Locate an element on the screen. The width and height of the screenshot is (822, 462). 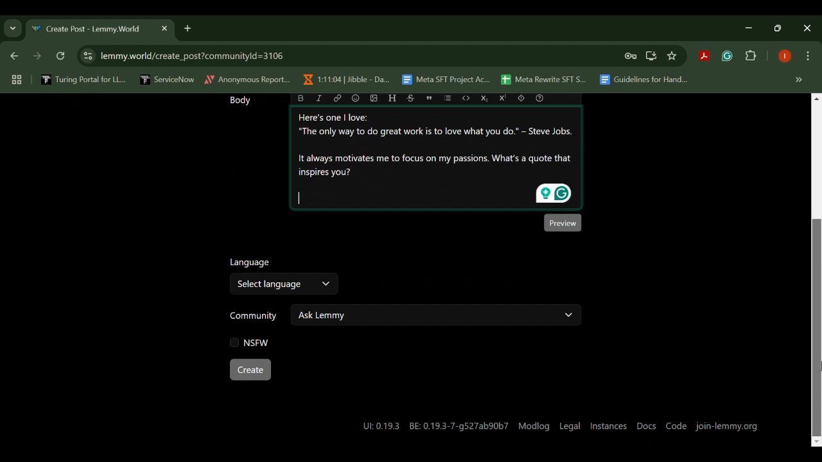
Docs is located at coordinates (647, 425).